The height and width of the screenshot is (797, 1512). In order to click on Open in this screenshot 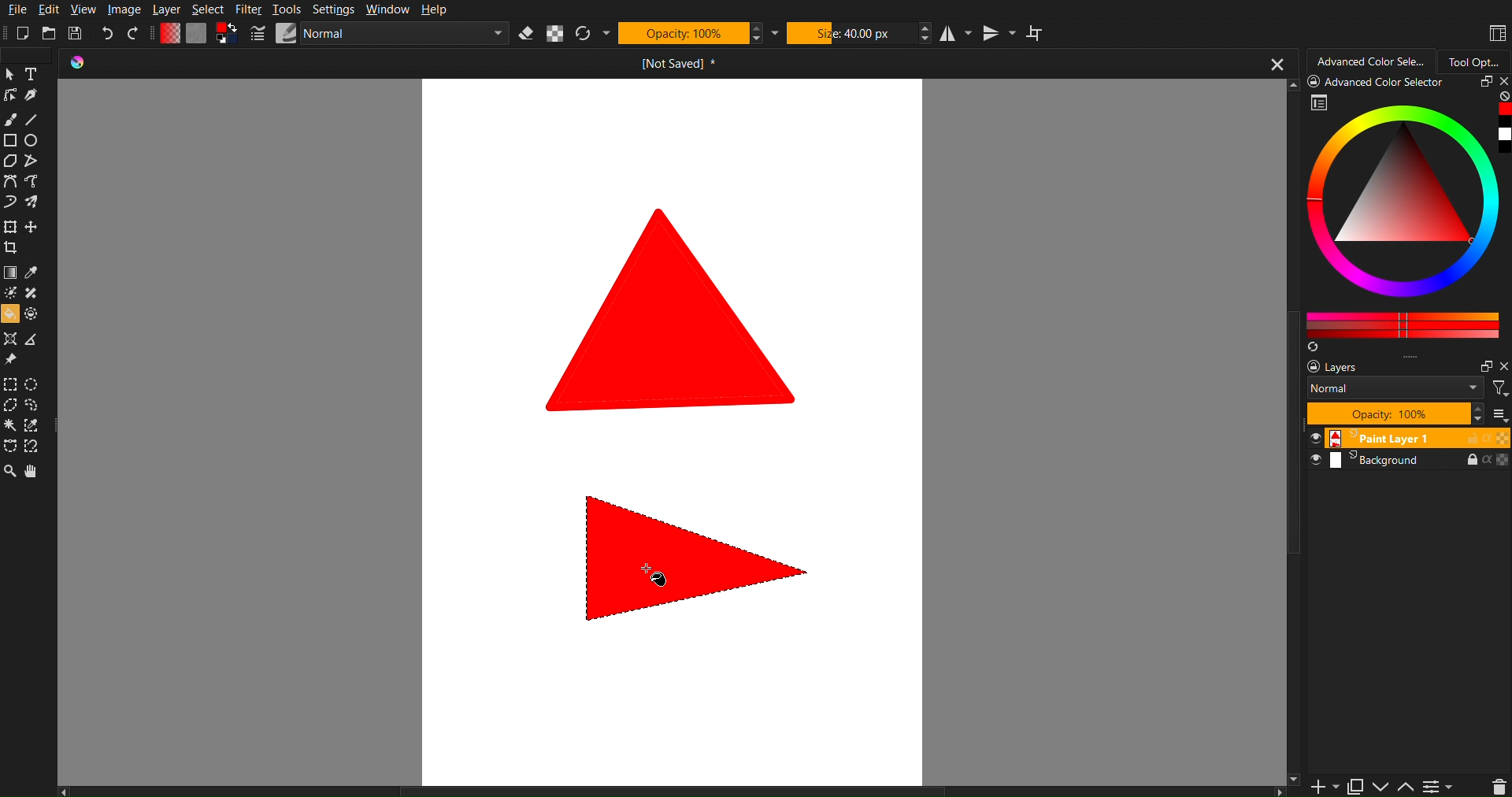, I will do `click(50, 32)`.